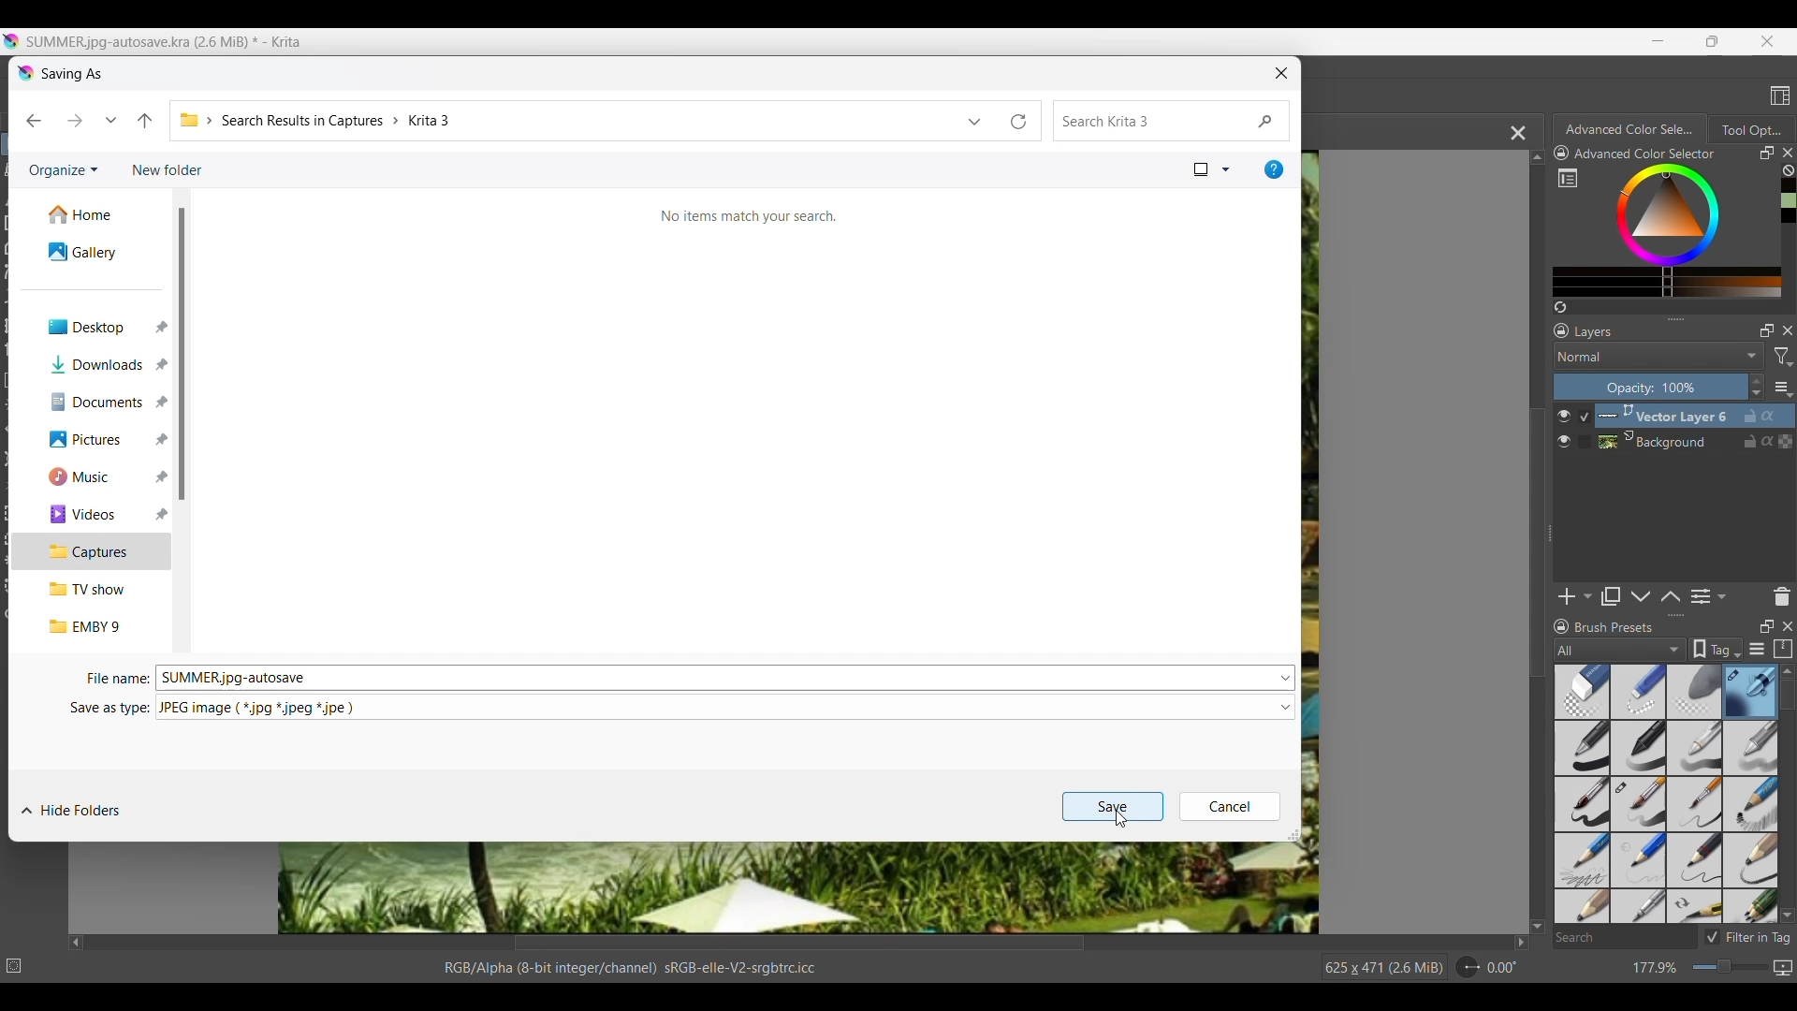  Describe the element at coordinates (110, 678) in the screenshot. I see `File Name:` at that location.